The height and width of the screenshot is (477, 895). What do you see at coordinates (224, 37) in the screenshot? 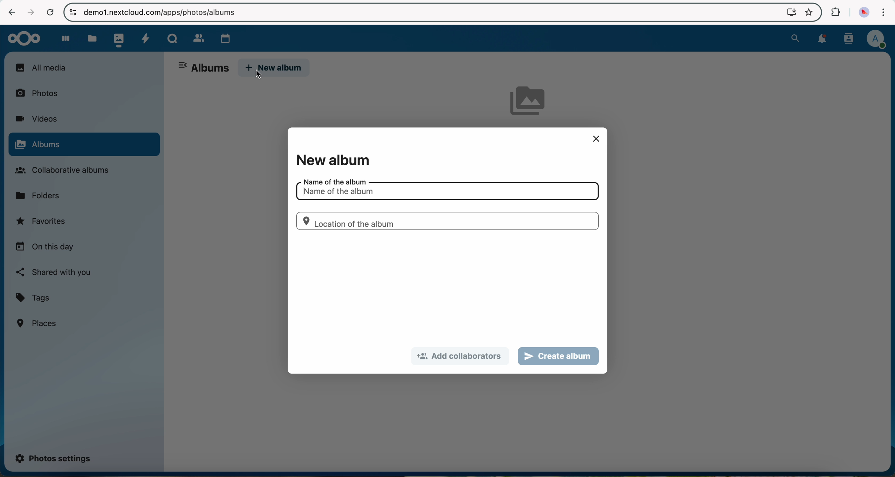
I see `calendar` at bounding box center [224, 37].